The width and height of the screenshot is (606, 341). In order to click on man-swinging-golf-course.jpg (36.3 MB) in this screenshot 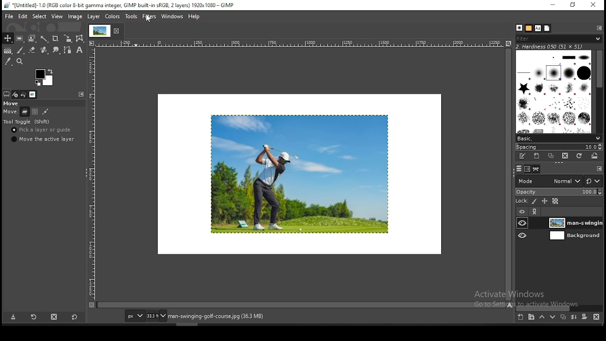, I will do `click(215, 316)`.